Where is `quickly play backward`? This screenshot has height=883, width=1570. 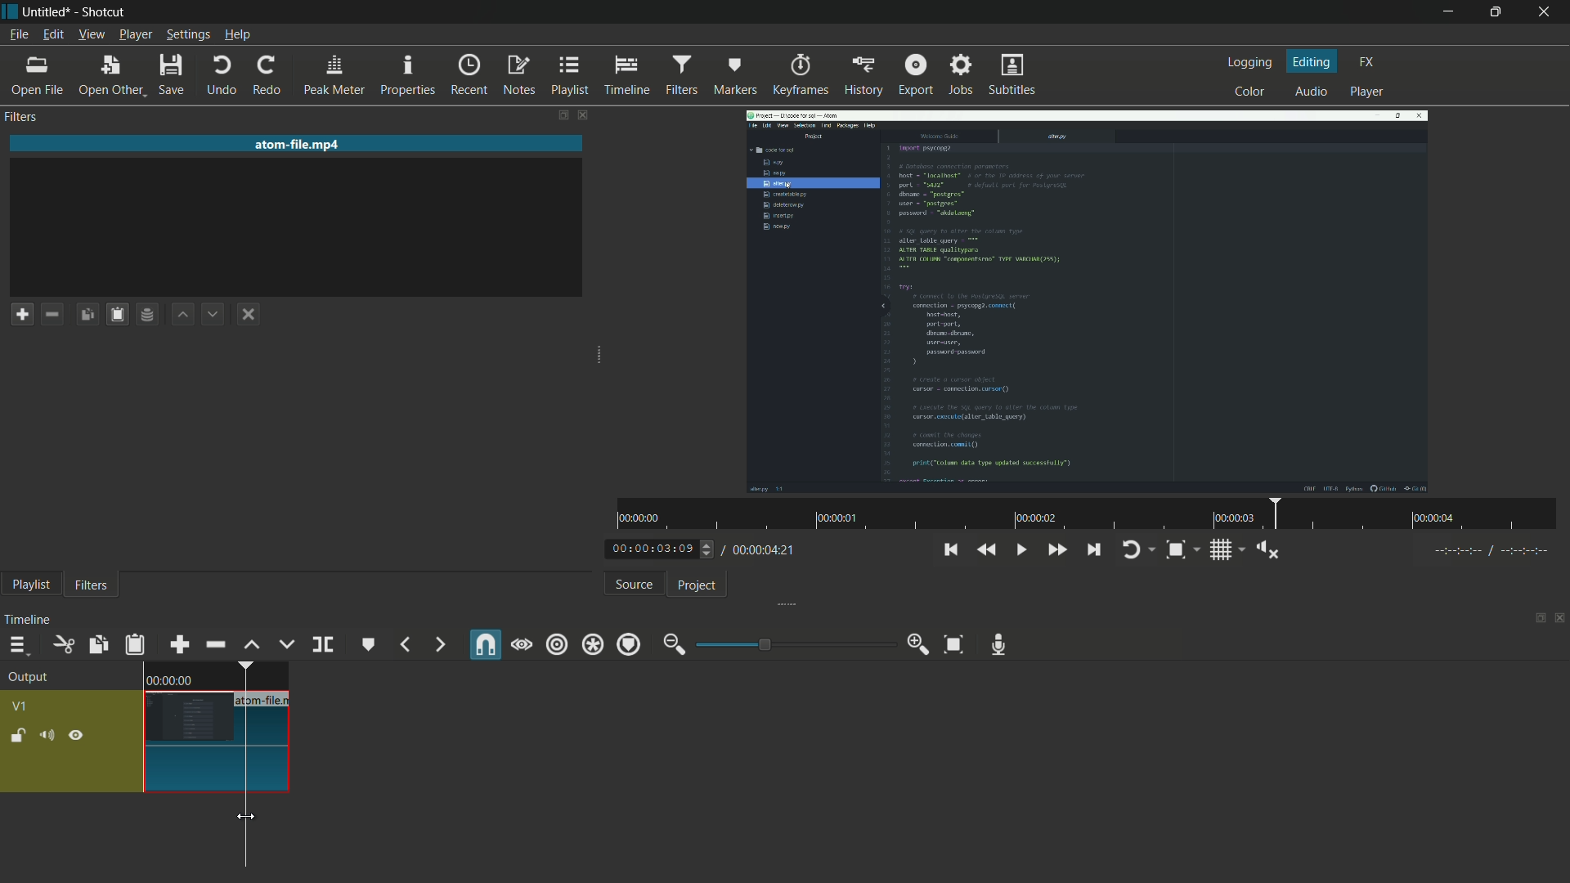
quickly play backward is located at coordinates (988, 551).